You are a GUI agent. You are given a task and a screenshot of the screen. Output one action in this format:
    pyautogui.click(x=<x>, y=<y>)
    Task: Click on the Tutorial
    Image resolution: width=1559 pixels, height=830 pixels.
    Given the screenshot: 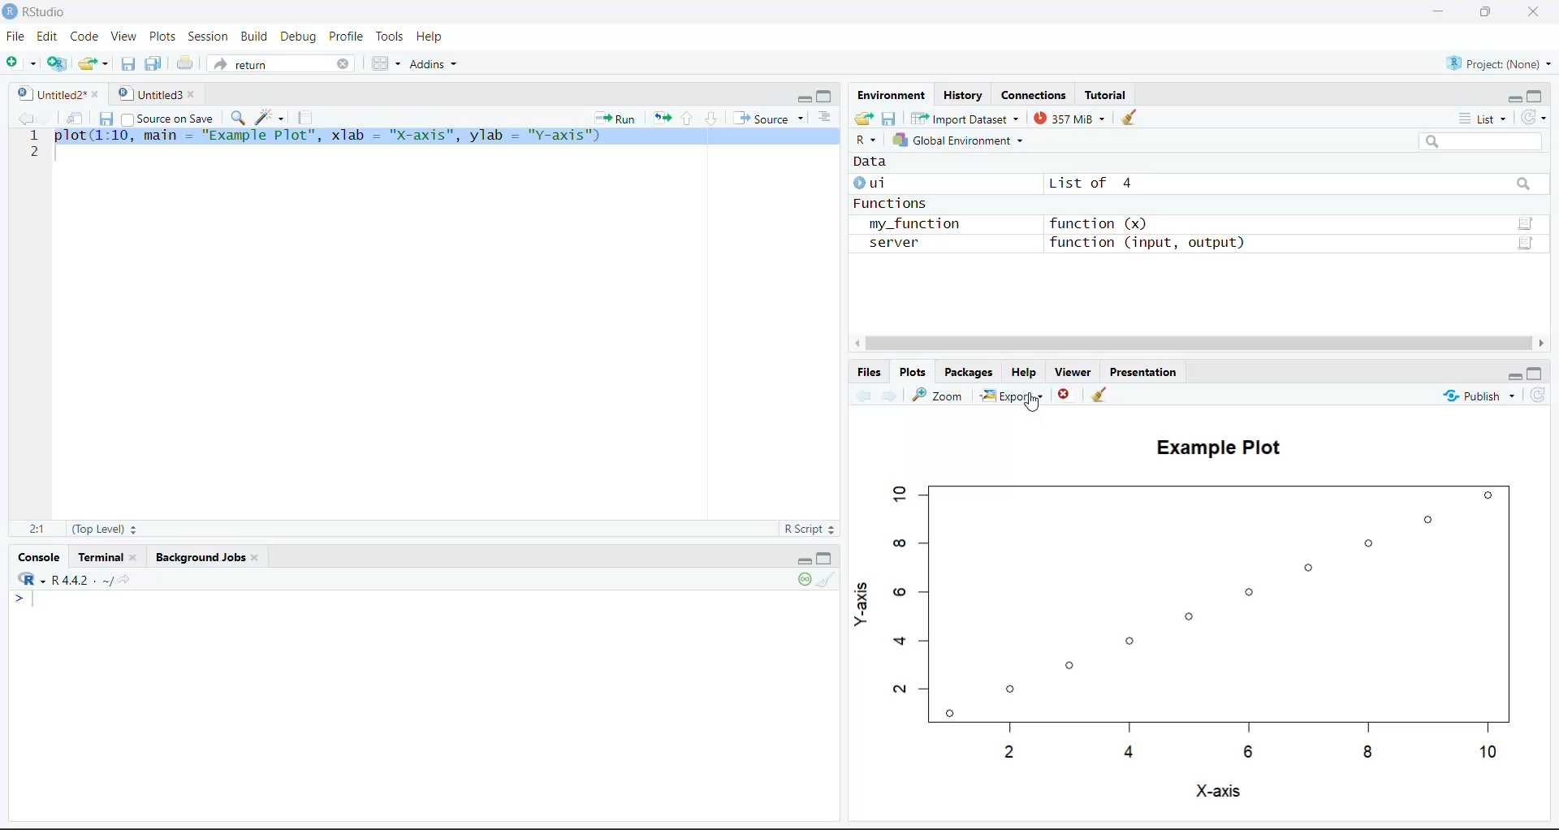 What is the action you would take?
    pyautogui.click(x=1106, y=93)
    